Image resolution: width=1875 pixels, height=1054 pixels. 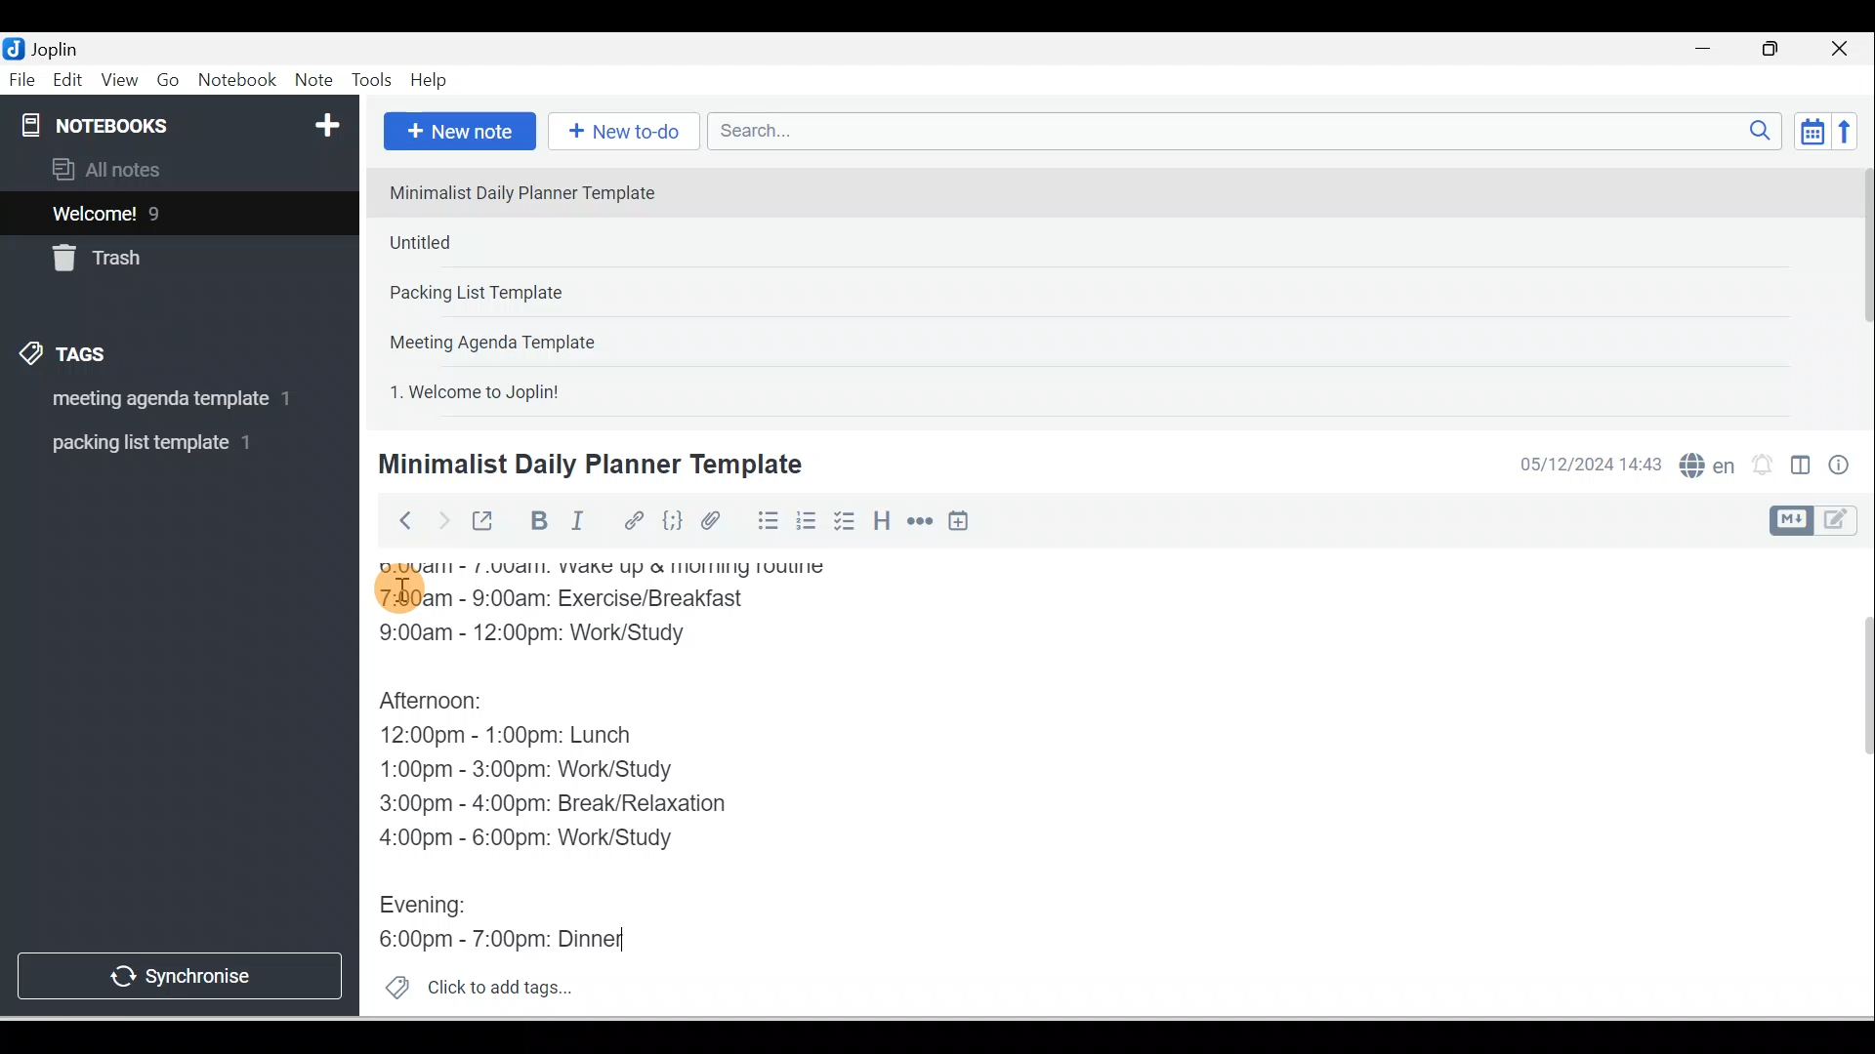 What do you see at coordinates (958, 522) in the screenshot?
I see `Insert time` at bounding box center [958, 522].